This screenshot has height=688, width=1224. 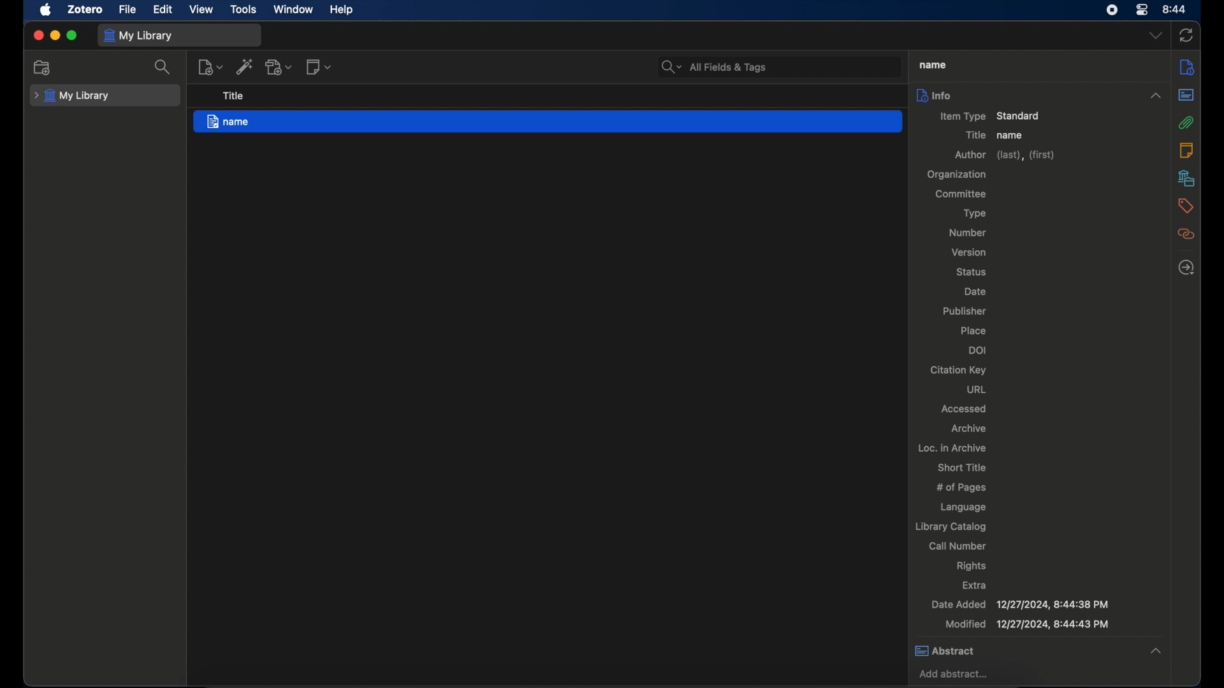 I want to click on apple, so click(x=46, y=10).